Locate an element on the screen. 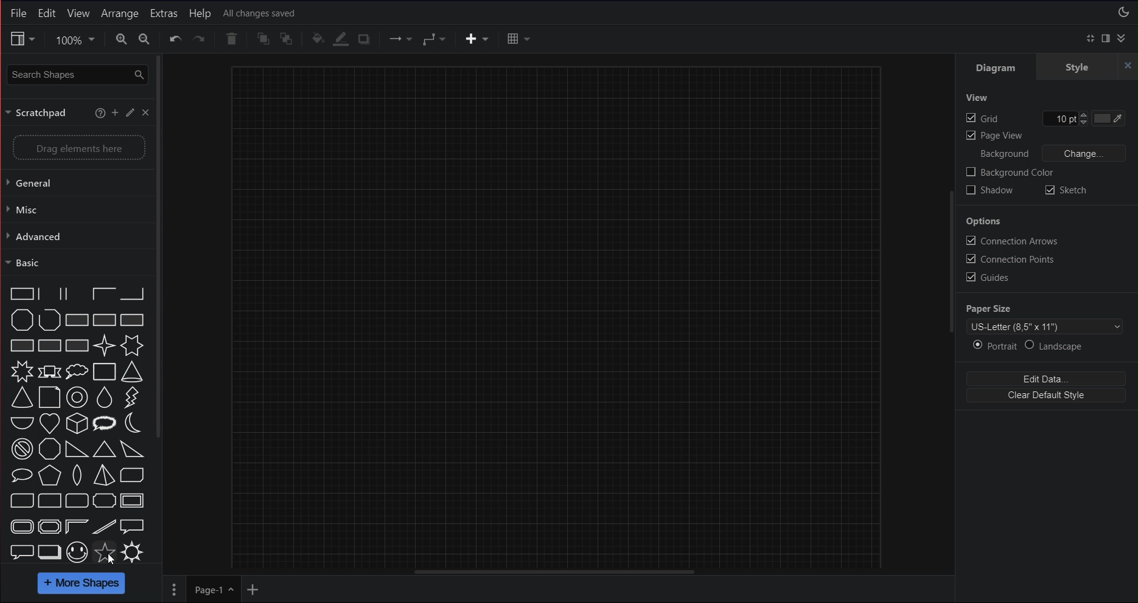  rounded rectangular callout is located at coordinates (21, 550).